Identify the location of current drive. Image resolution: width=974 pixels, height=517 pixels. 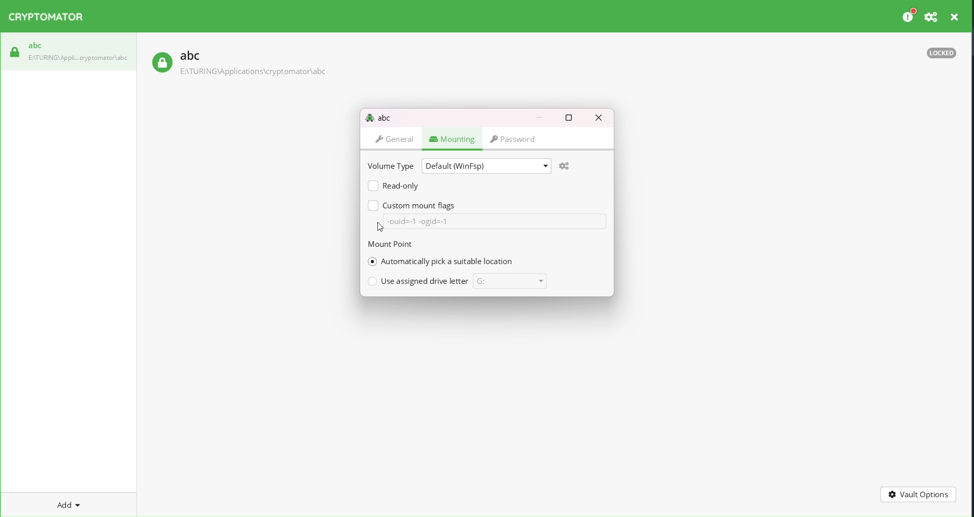
(504, 281).